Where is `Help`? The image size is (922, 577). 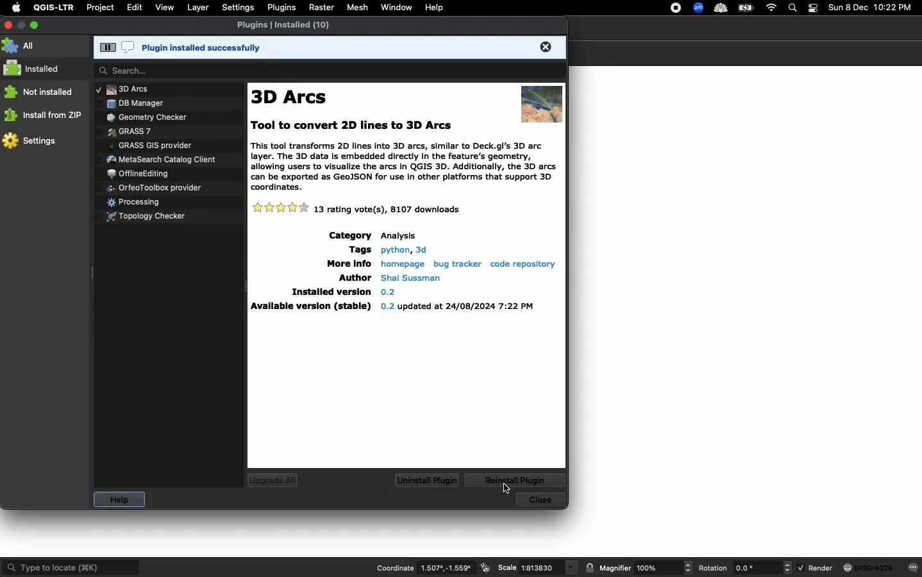
Help is located at coordinates (433, 8).